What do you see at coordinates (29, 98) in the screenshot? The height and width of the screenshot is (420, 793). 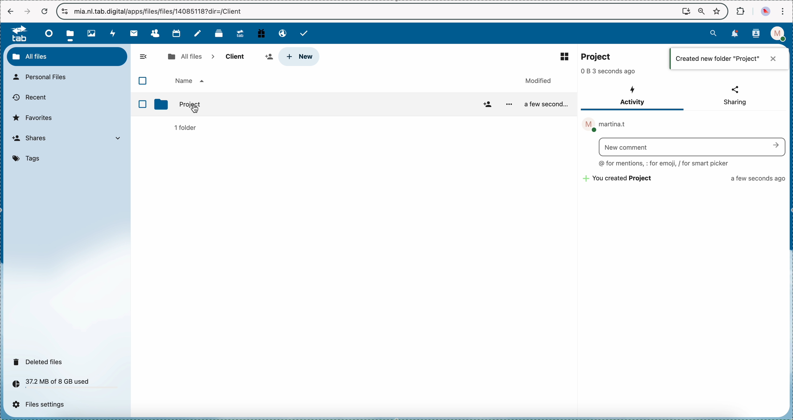 I see `recent` at bounding box center [29, 98].